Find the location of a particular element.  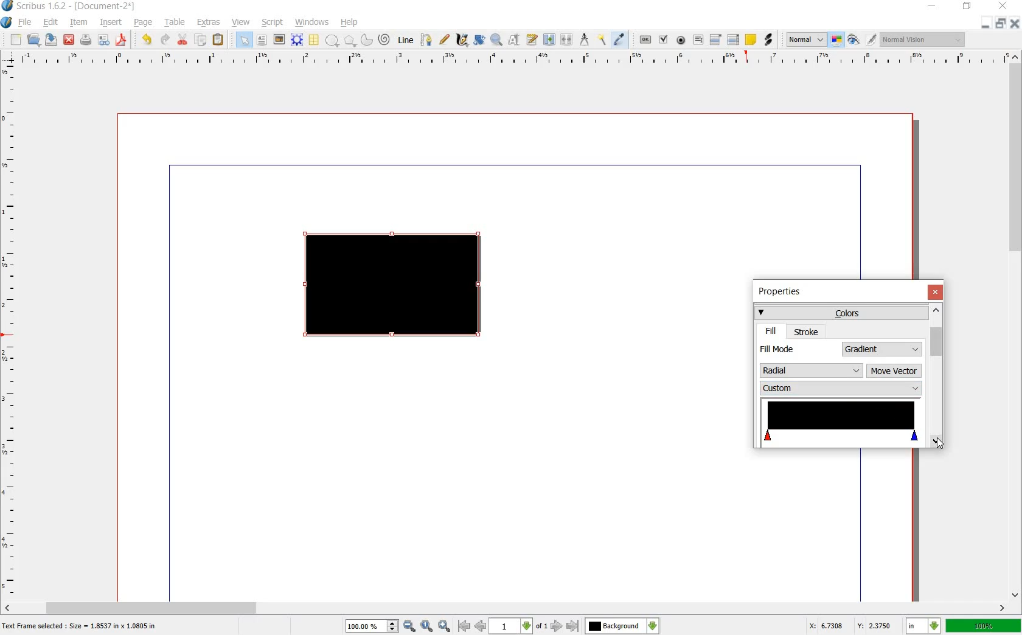

ruler is located at coordinates (509, 59).